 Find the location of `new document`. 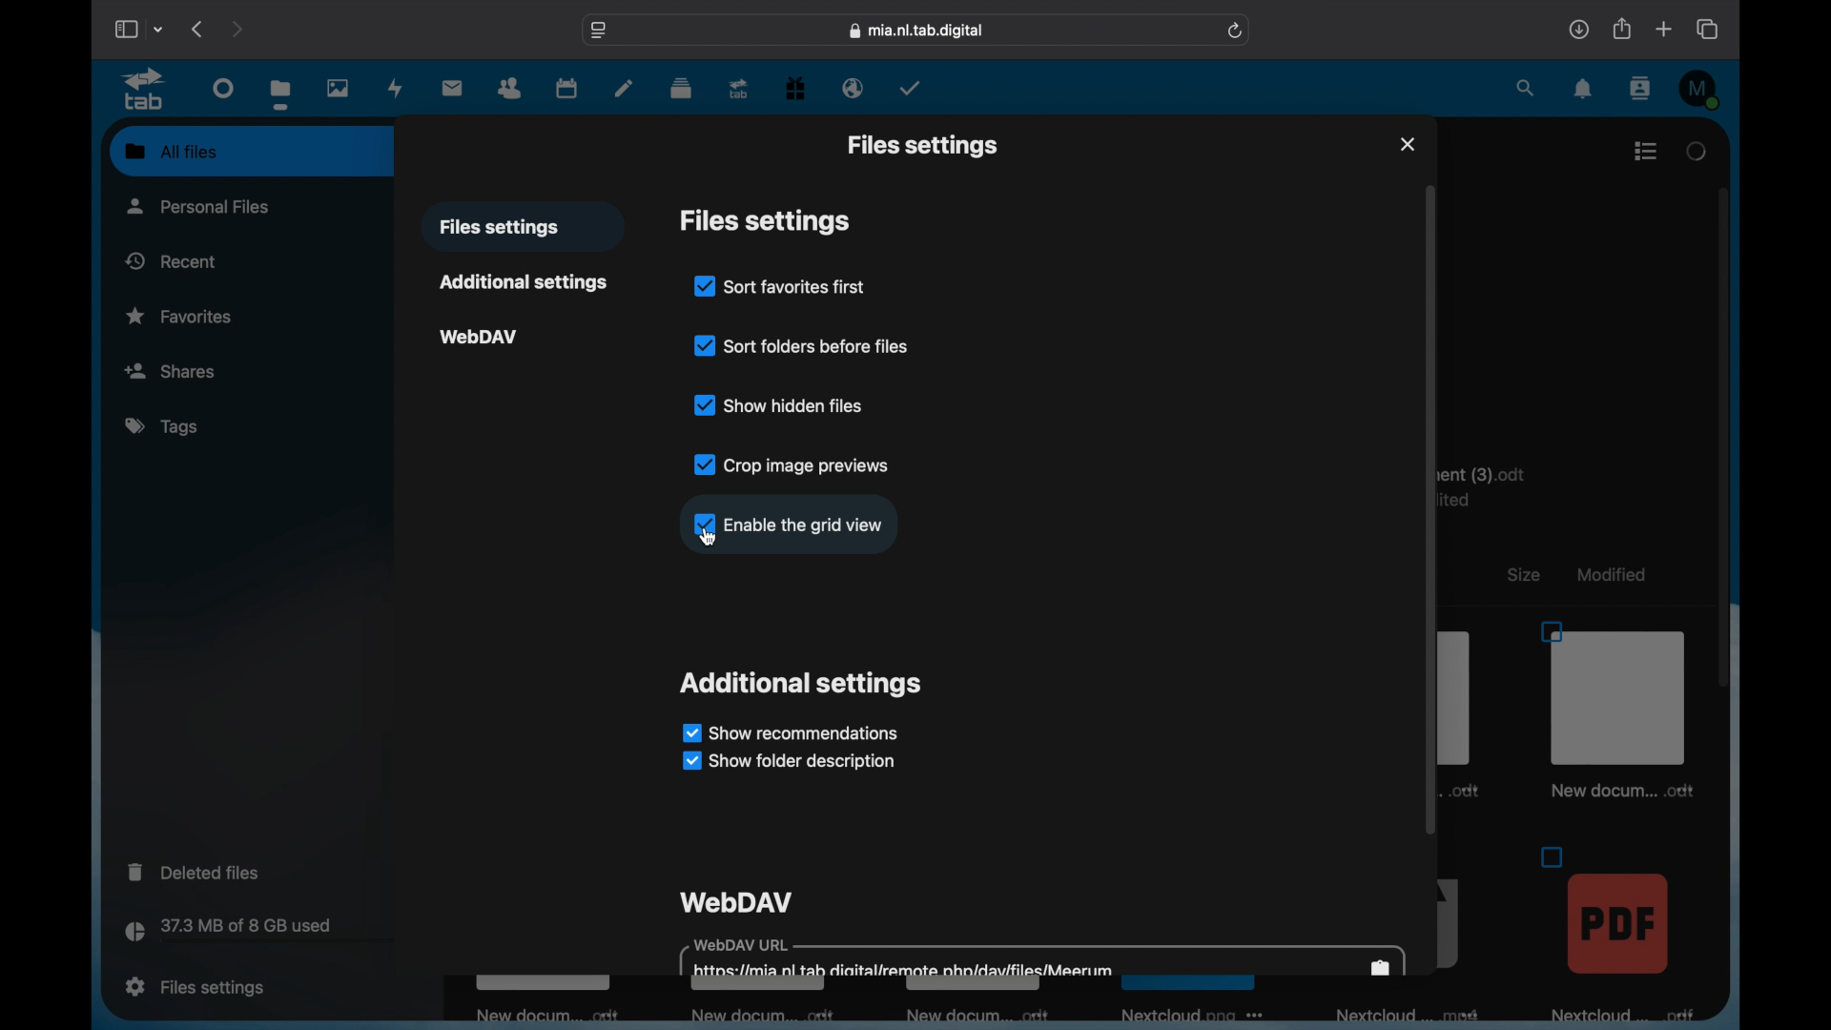

new document is located at coordinates (762, 1018).